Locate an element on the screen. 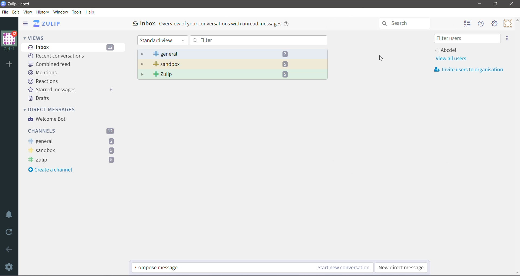 This screenshot has height=276, width=520. Starred messages is located at coordinates (73, 90).